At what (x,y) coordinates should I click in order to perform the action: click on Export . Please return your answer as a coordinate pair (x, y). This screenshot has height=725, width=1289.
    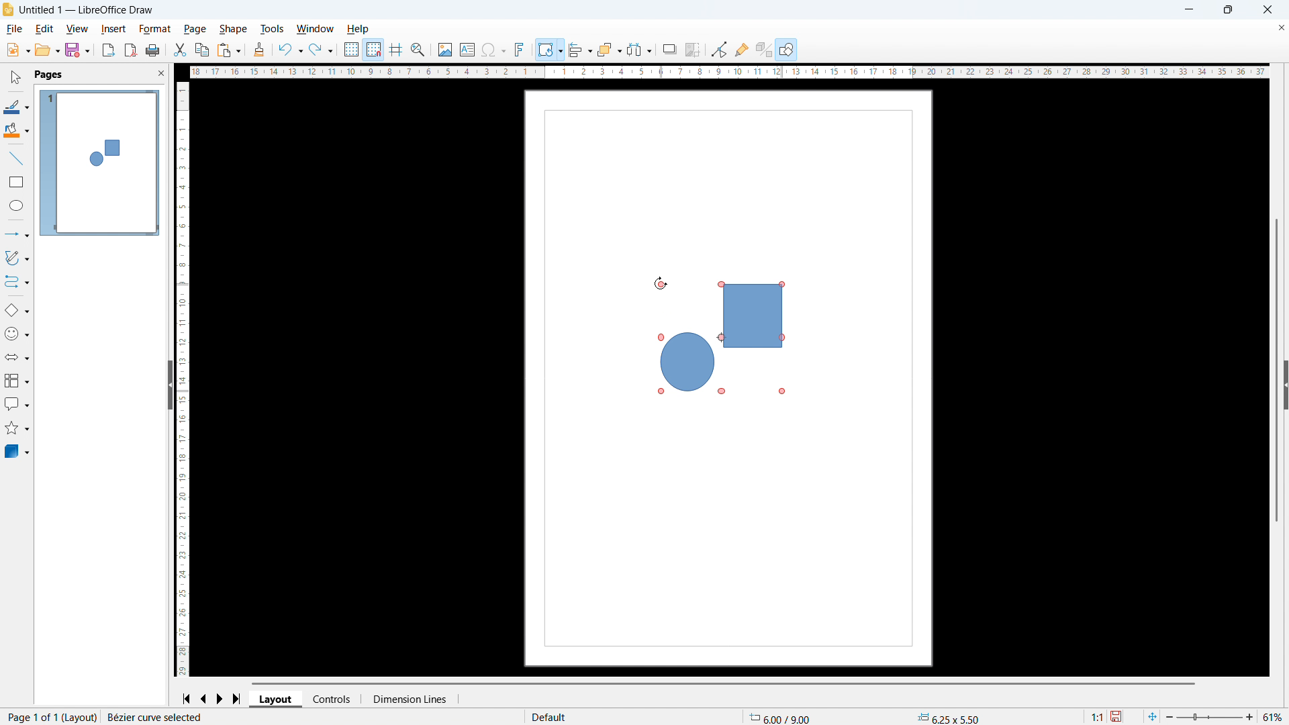
    Looking at the image, I should click on (107, 51).